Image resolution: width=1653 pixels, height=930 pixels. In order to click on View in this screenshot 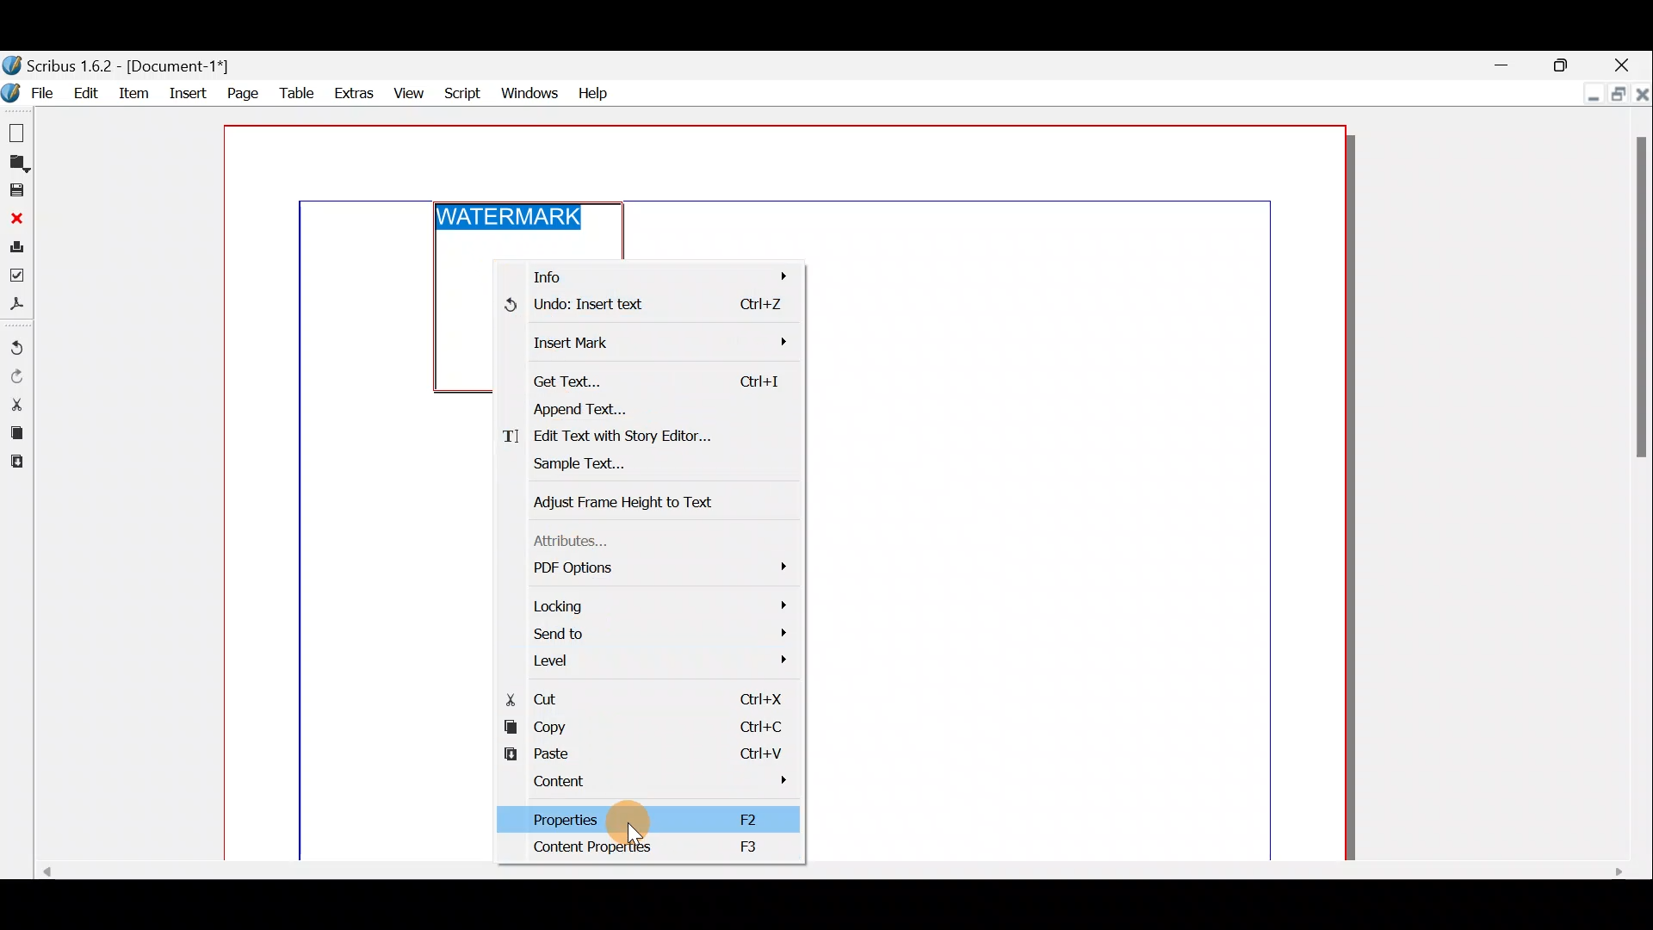, I will do `click(409, 92)`.